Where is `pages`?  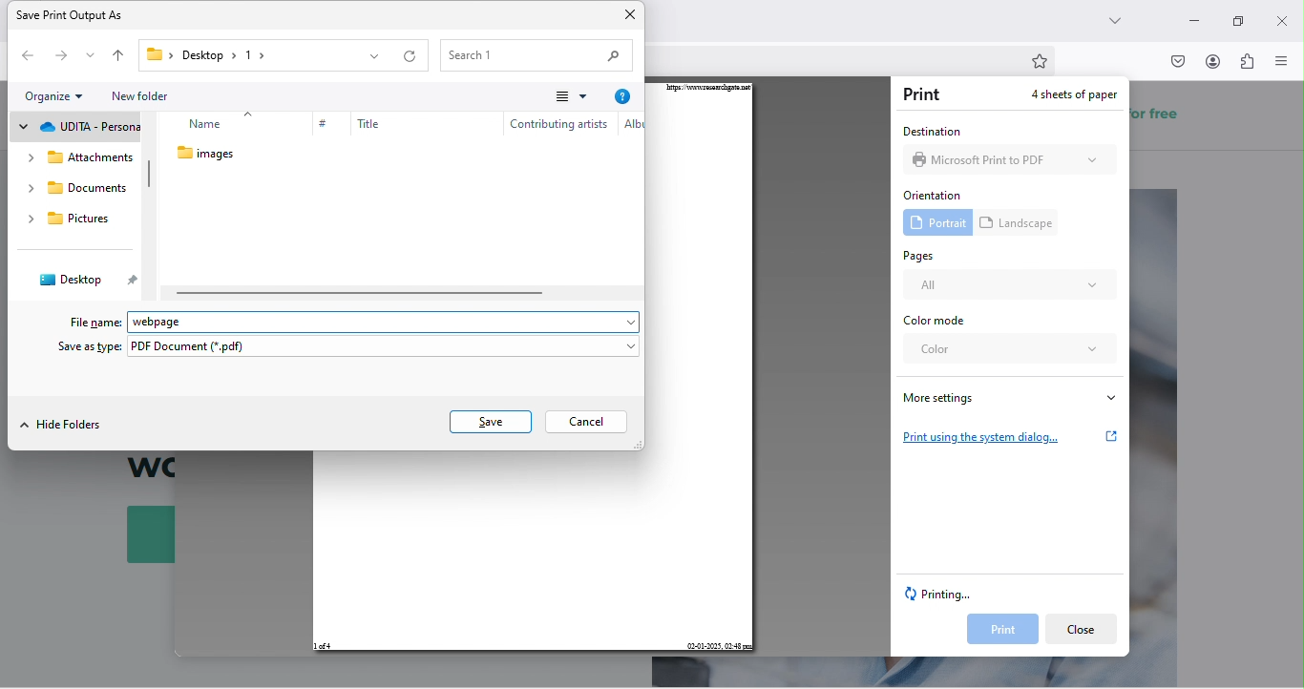 pages is located at coordinates (925, 256).